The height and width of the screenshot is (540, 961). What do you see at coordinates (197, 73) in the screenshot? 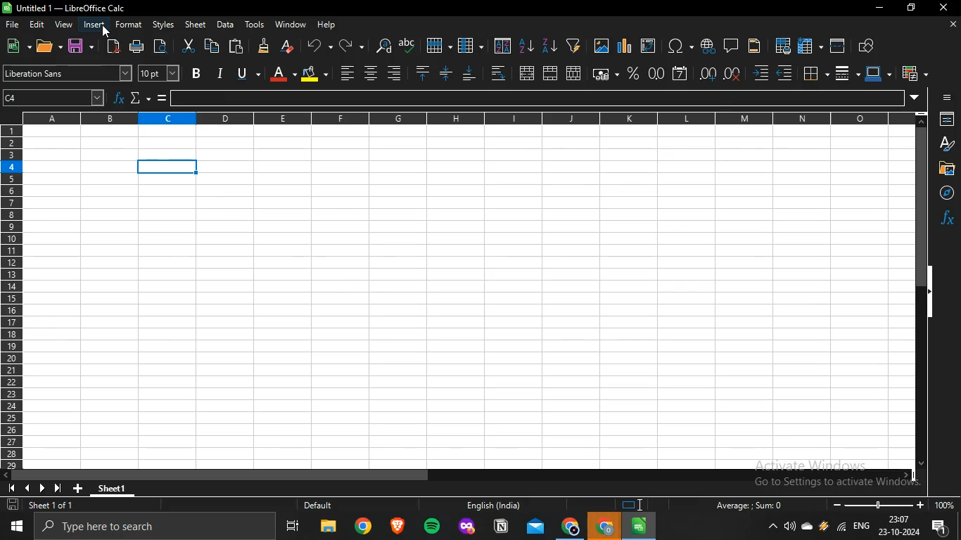
I see `bold` at bounding box center [197, 73].